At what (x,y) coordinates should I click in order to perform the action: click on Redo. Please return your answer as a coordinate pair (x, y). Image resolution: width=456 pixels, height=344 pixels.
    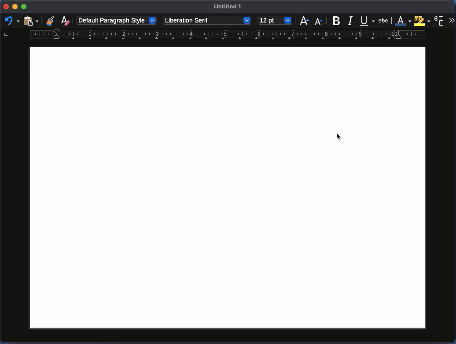
    Looking at the image, I should click on (10, 22).